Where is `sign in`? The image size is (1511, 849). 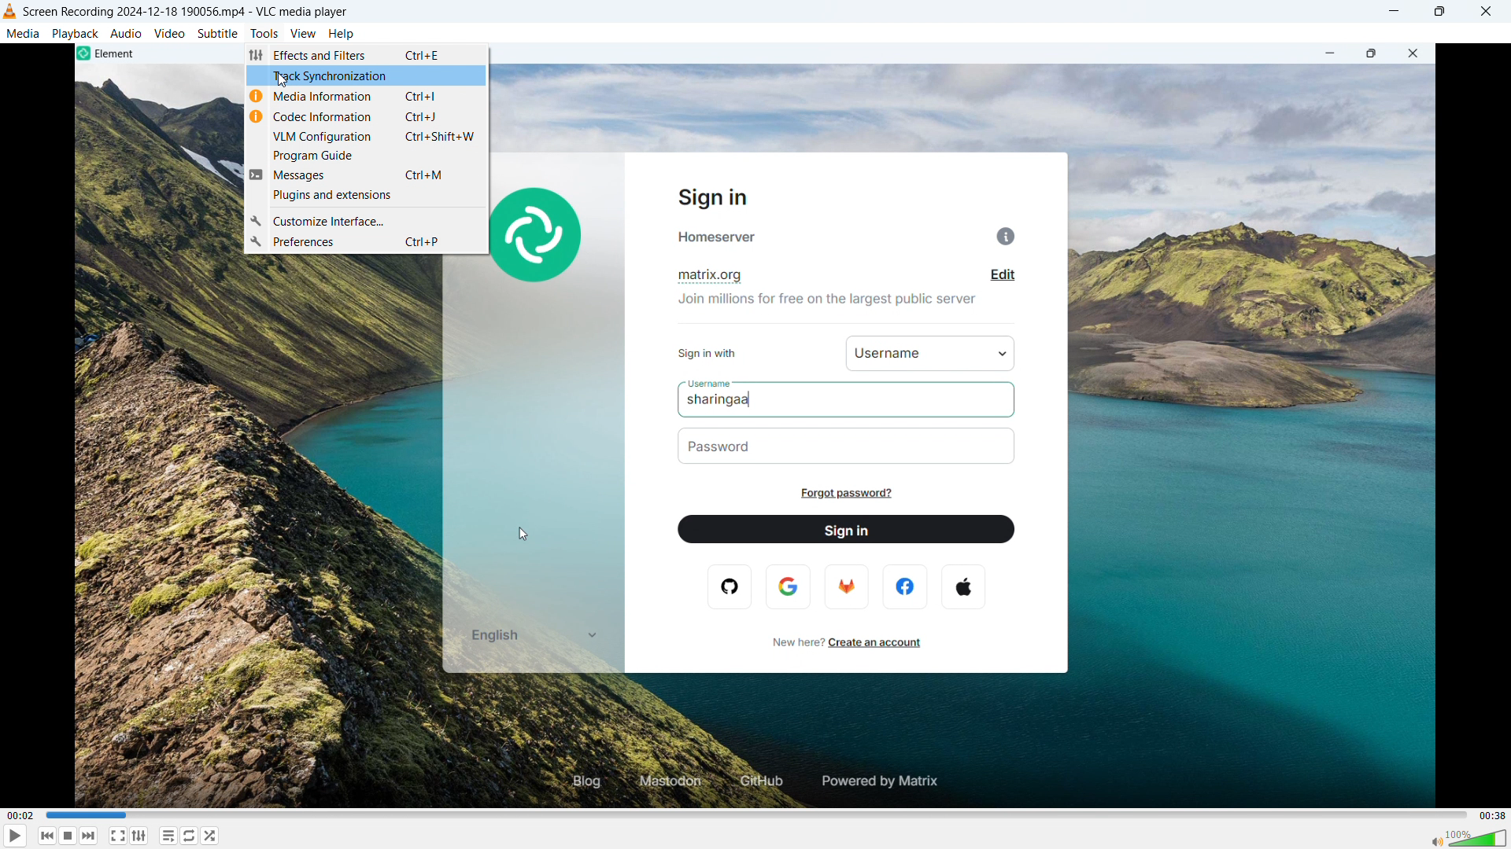 sign in is located at coordinates (848, 529).